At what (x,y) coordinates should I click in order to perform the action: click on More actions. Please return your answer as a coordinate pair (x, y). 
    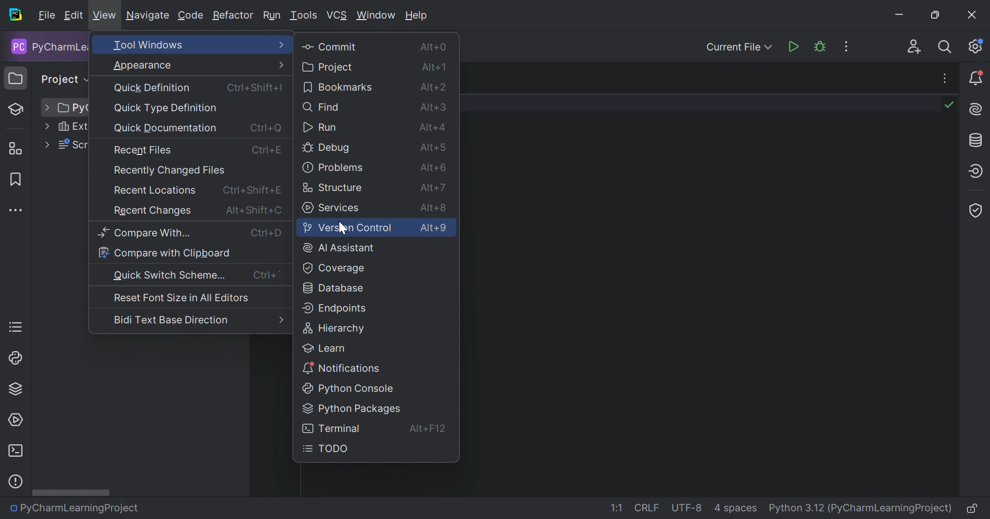
    Looking at the image, I should click on (847, 46).